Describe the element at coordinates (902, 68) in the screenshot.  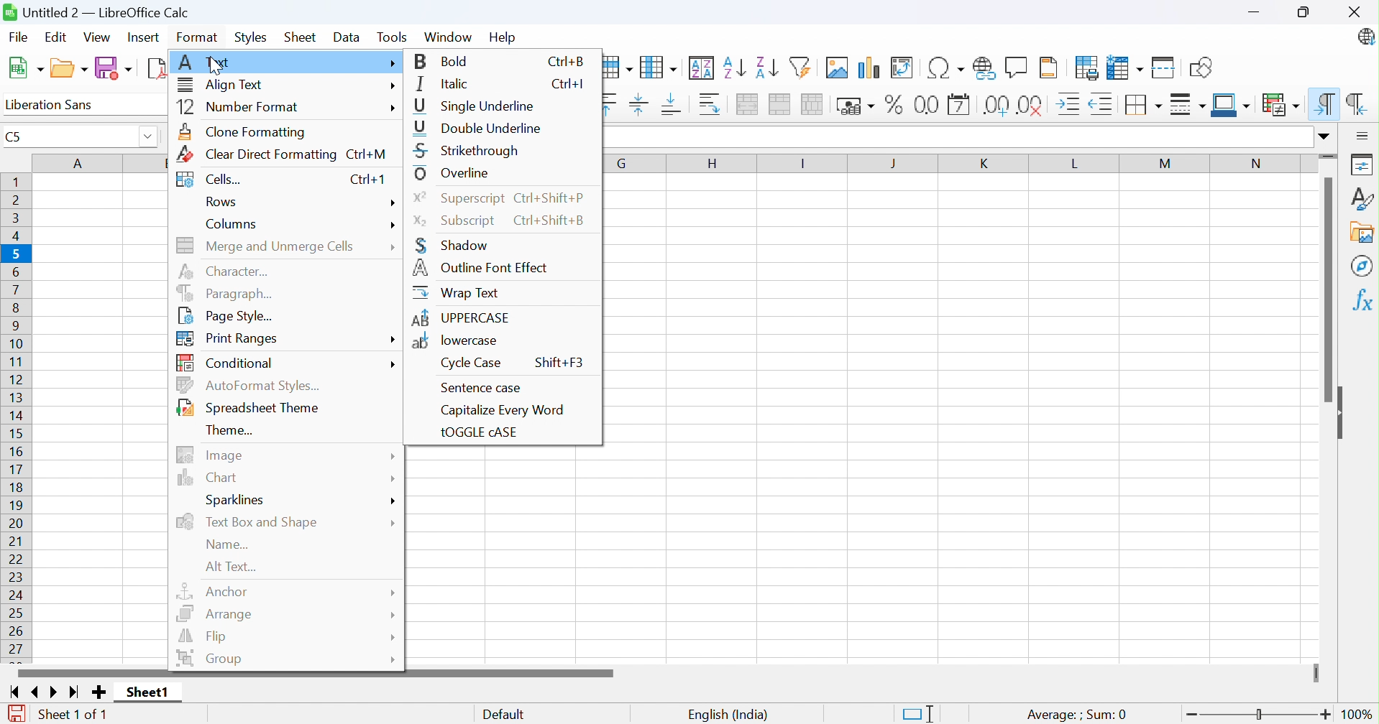
I see `Insert or edit pivot table` at that location.